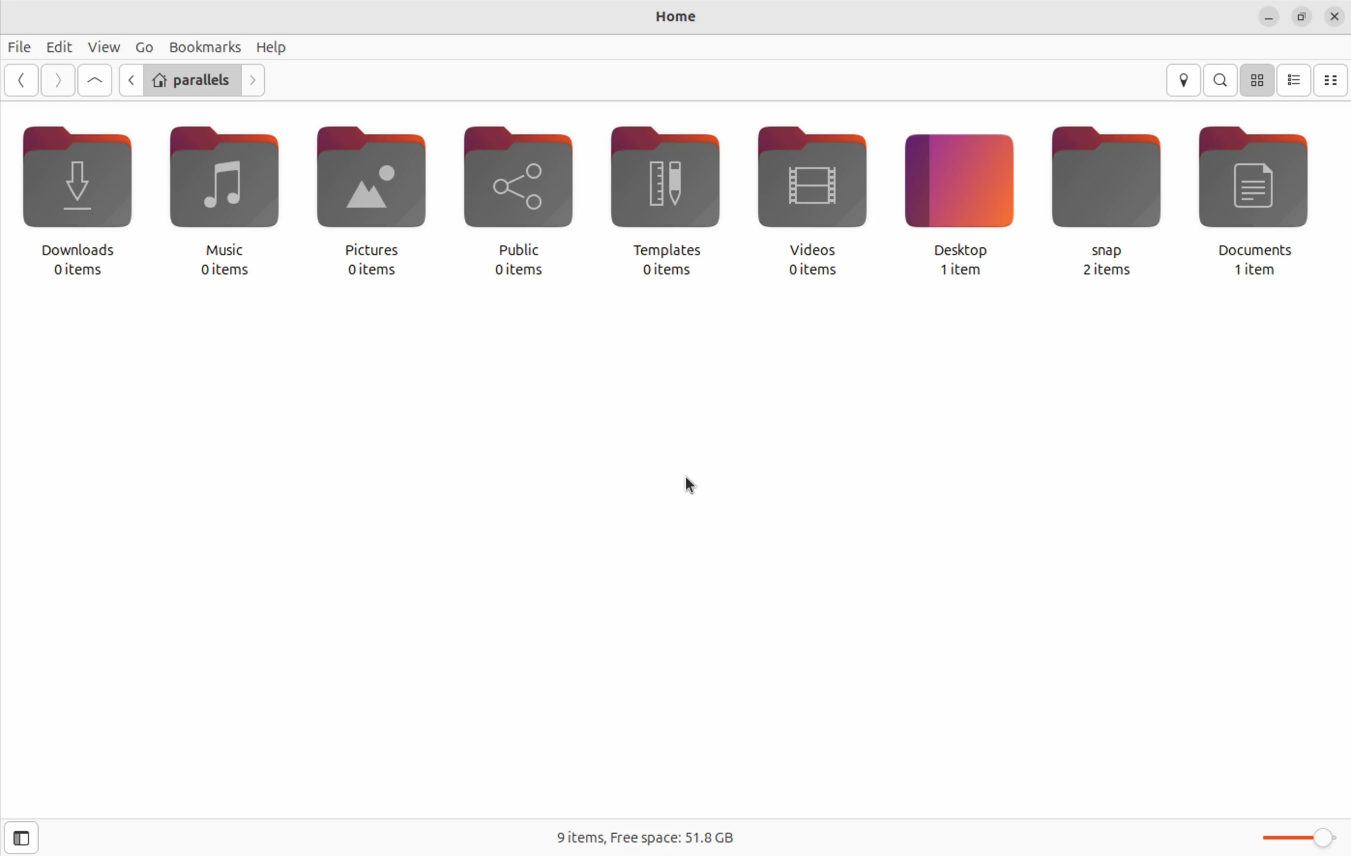  I want to click on desktop, so click(963, 189).